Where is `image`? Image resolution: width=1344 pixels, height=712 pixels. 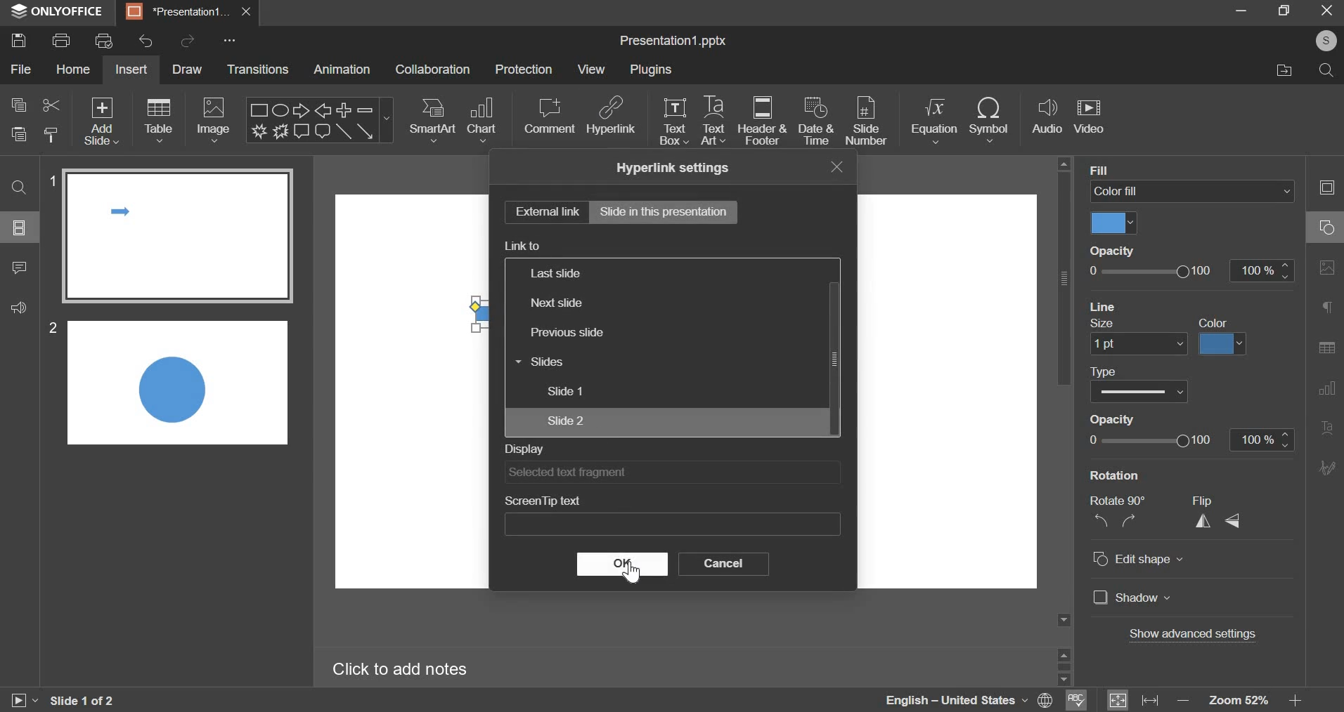
image is located at coordinates (215, 119).